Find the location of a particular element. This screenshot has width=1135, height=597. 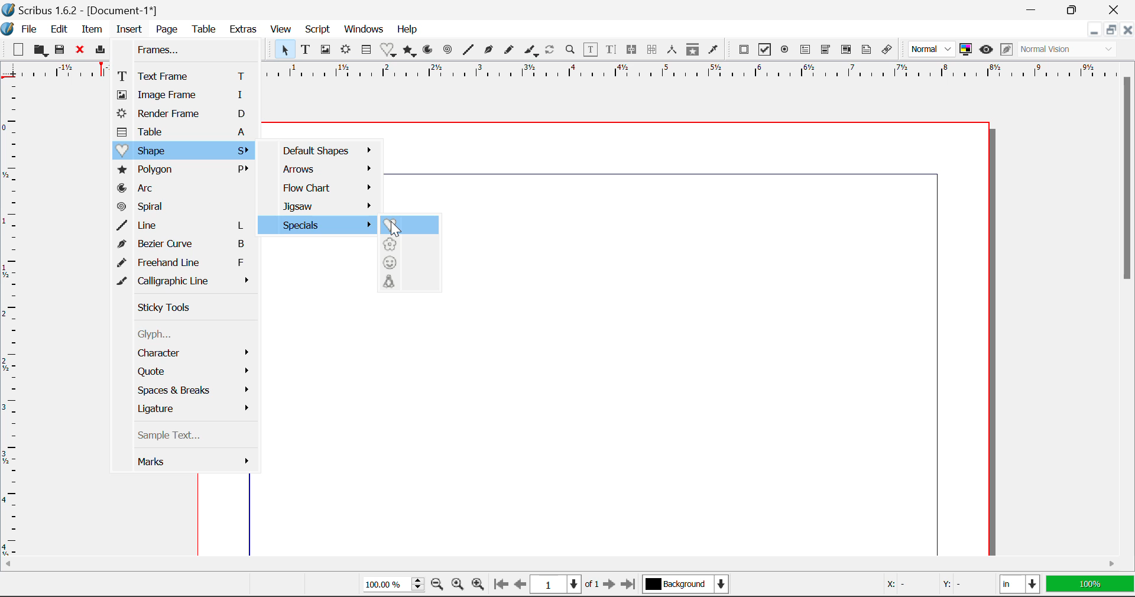

Y: - is located at coordinates (964, 584).